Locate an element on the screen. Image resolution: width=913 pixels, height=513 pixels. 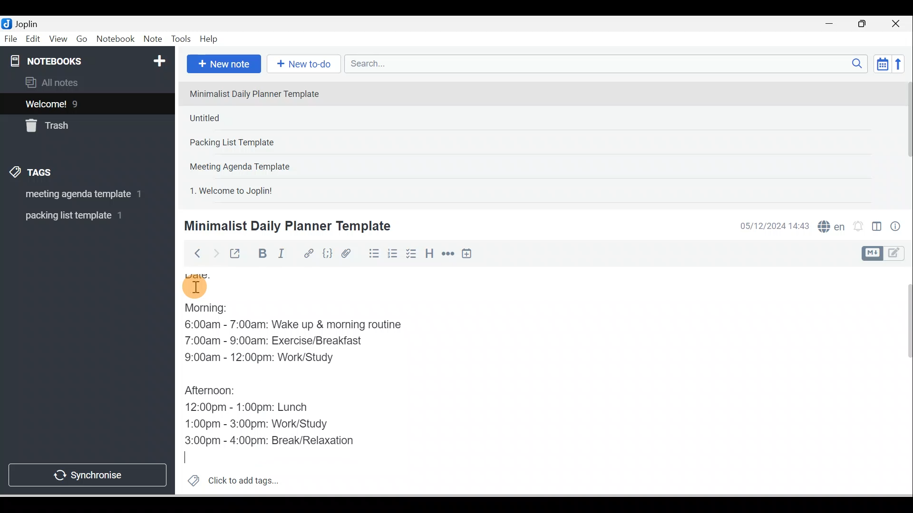
Attach file is located at coordinates (349, 253).